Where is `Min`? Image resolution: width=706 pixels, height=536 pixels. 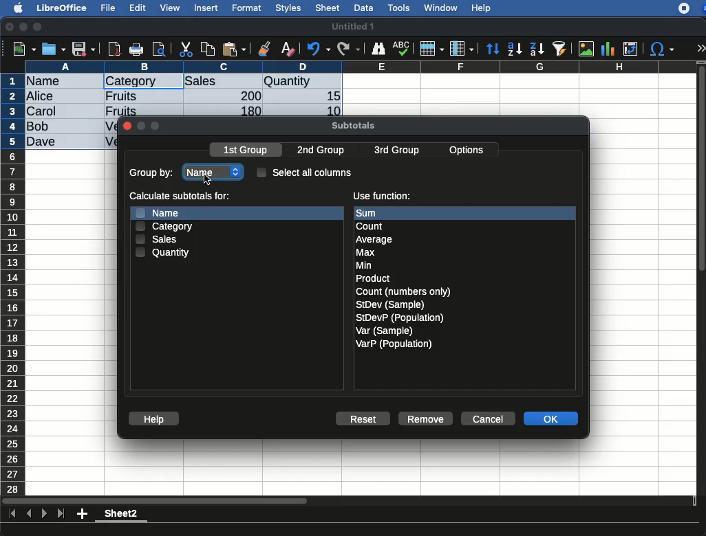 Min is located at coordinates (364, 265).